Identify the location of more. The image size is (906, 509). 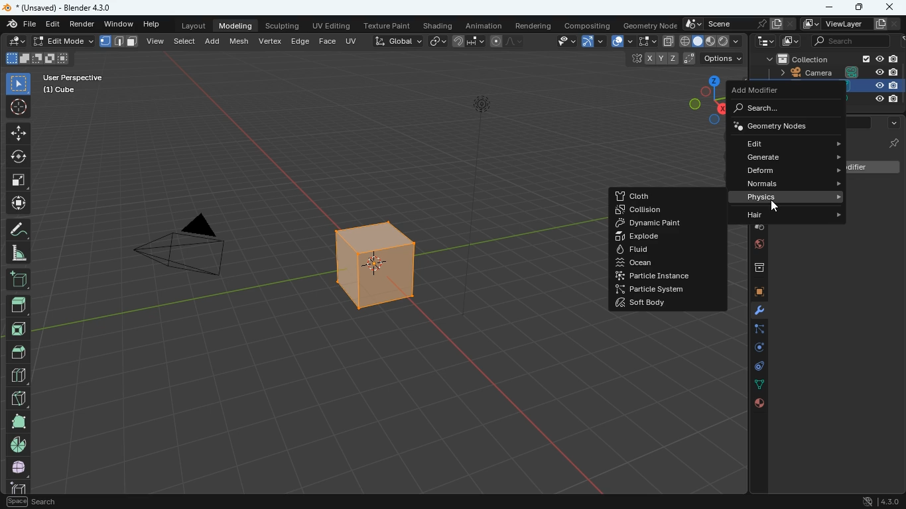
(893, 121).